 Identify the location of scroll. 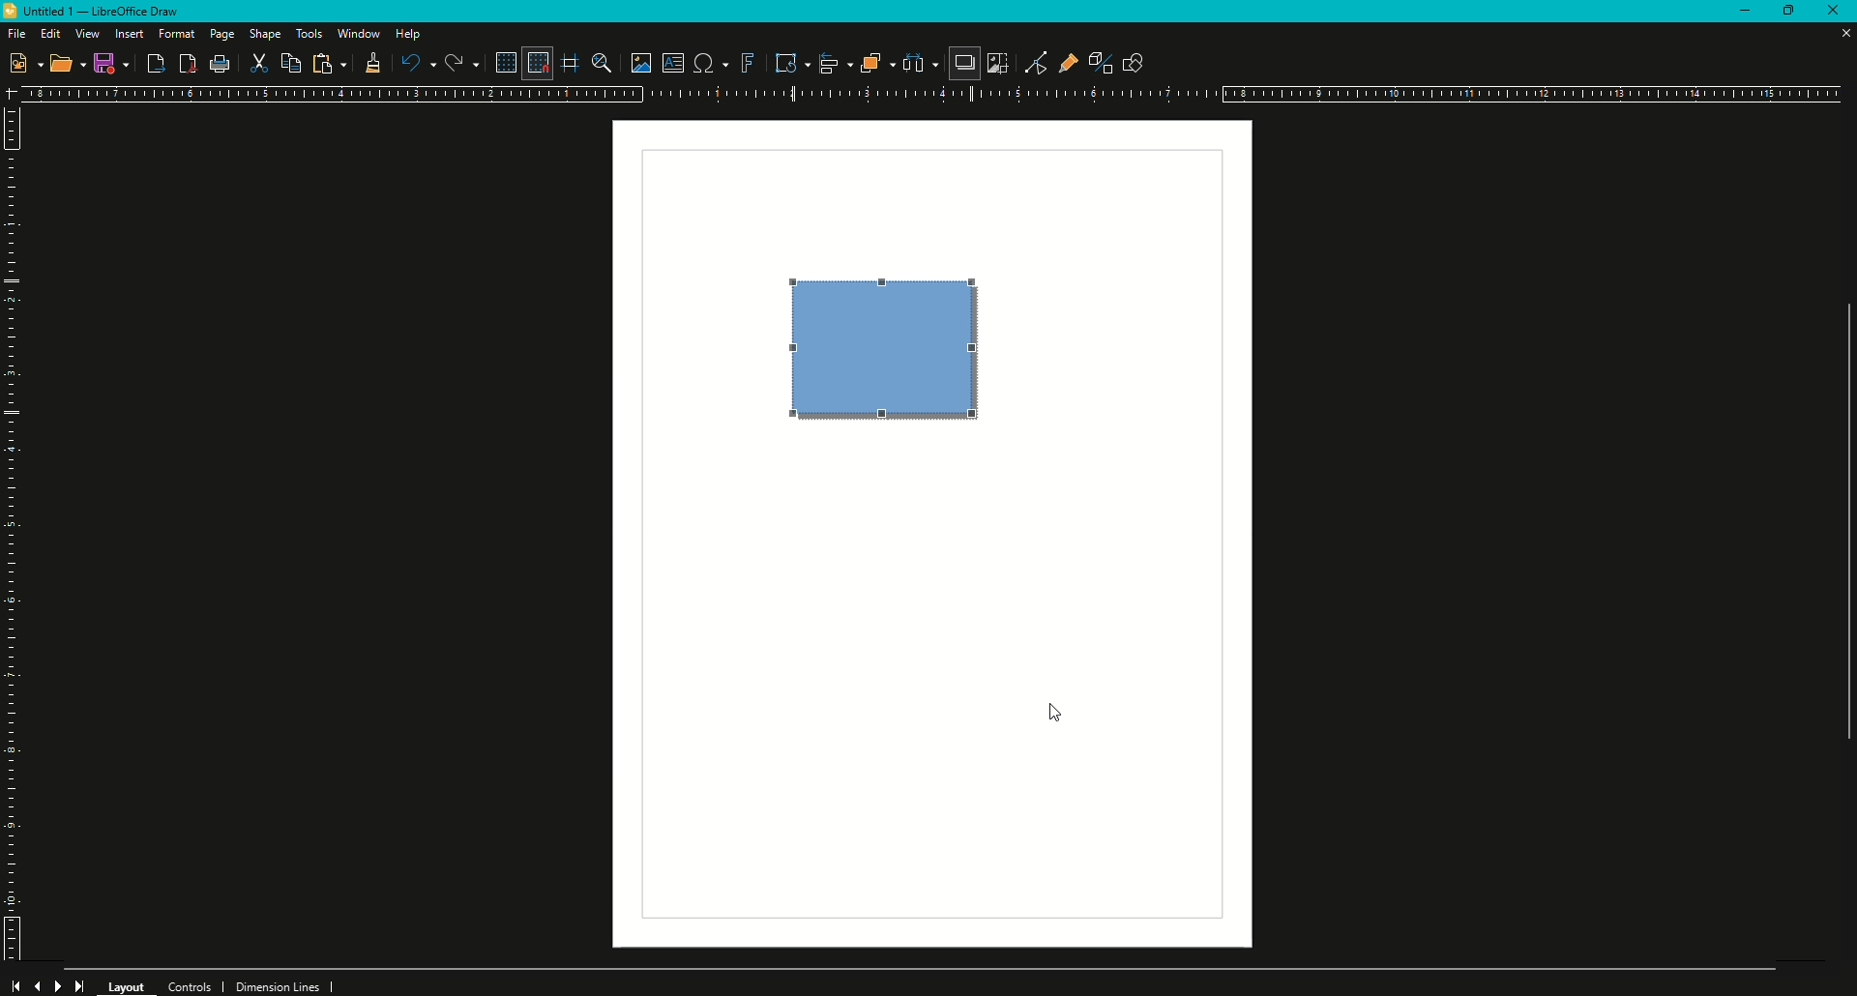
(1839, 537).